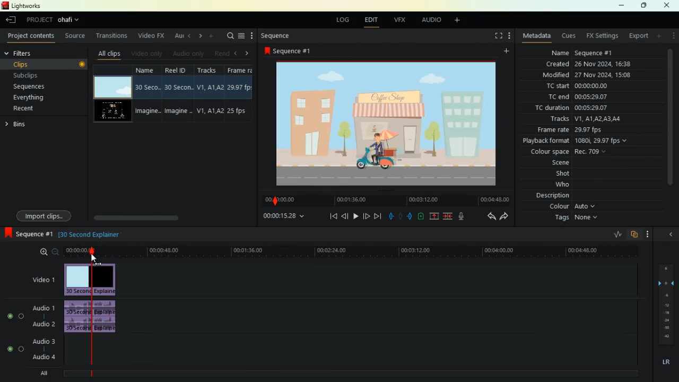 This screenshot has height=382, width=679. Describe the element at coordinates (600, 118) in the screenshot. I see `V1, A1LA2 AS AL` at that location.